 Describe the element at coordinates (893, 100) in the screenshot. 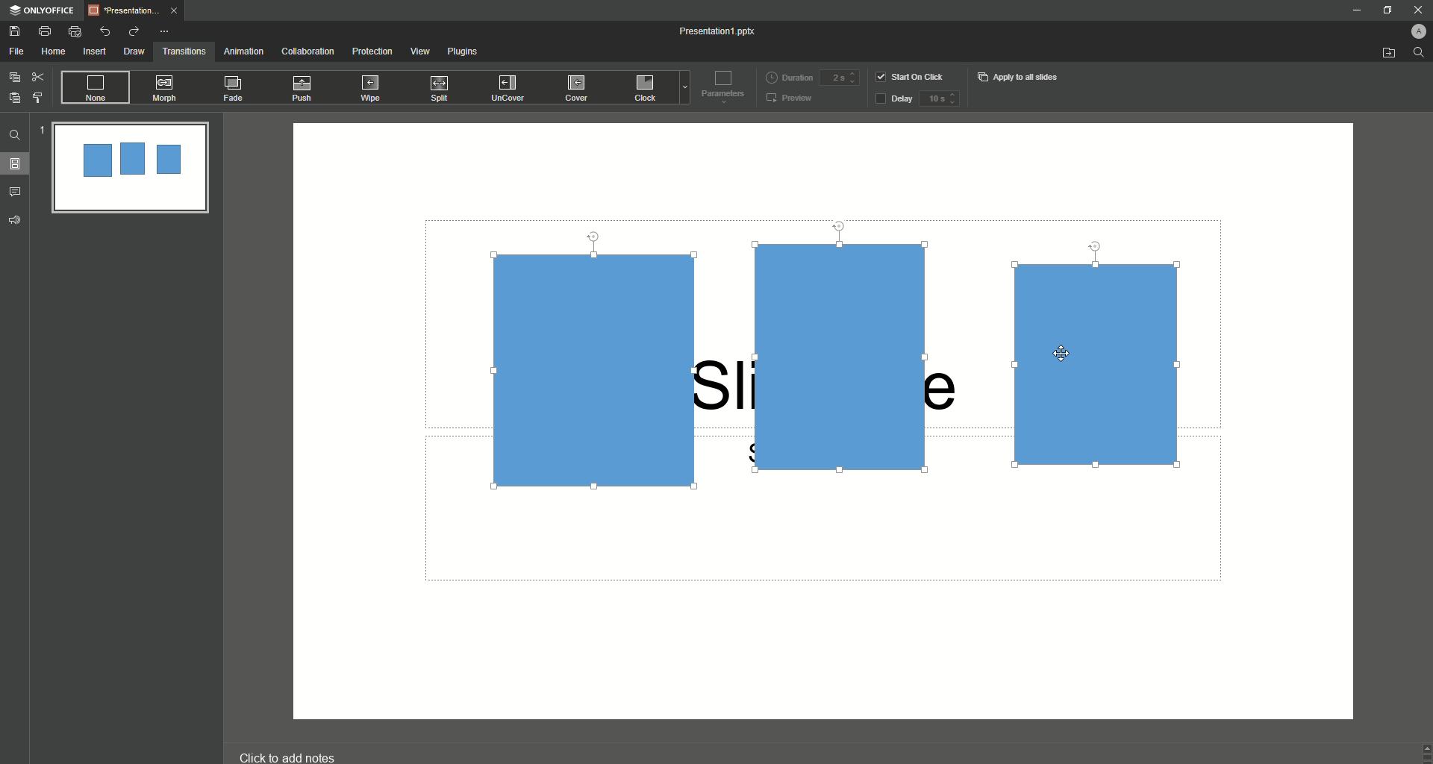

I see `Delay button` at that location.